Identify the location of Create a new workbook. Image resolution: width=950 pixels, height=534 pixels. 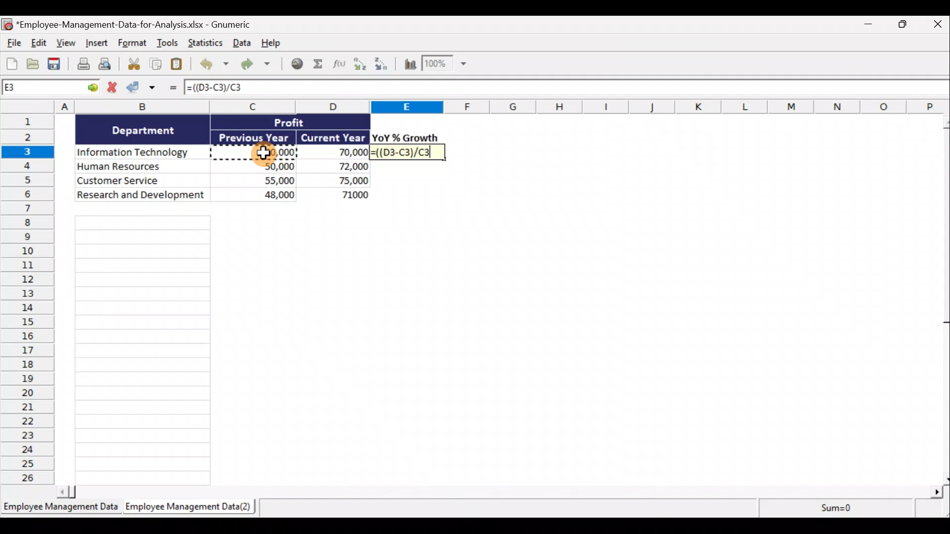
(12, 62).